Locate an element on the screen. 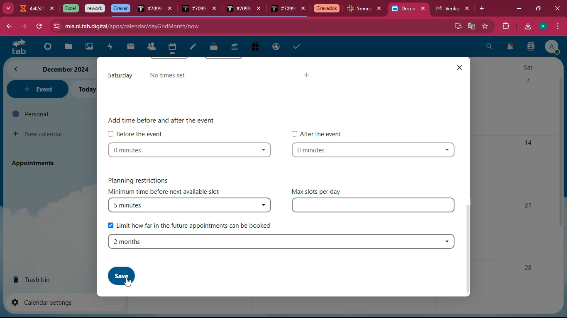 Image resolution: width=567 pixels, height=318 pixels. forward is located at coordinates (23, 26).